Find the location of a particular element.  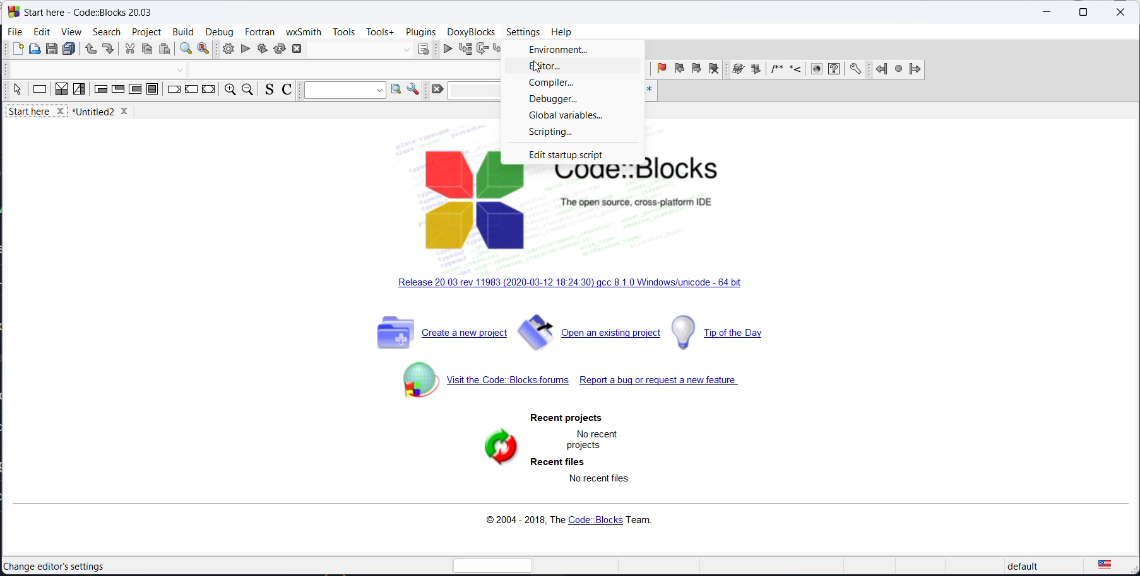

icon is located at coordinates (816, 70).